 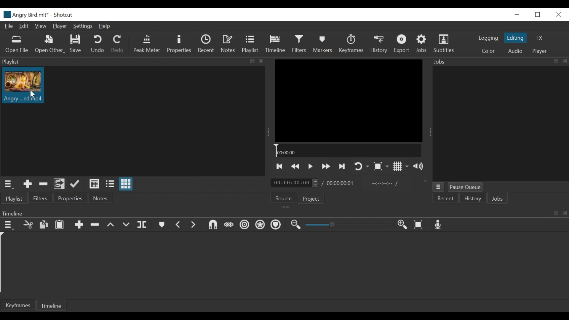 What do you see at coordinates (104, 26) in the screenshot?
I see `Help` at bounding box center [104, 26].